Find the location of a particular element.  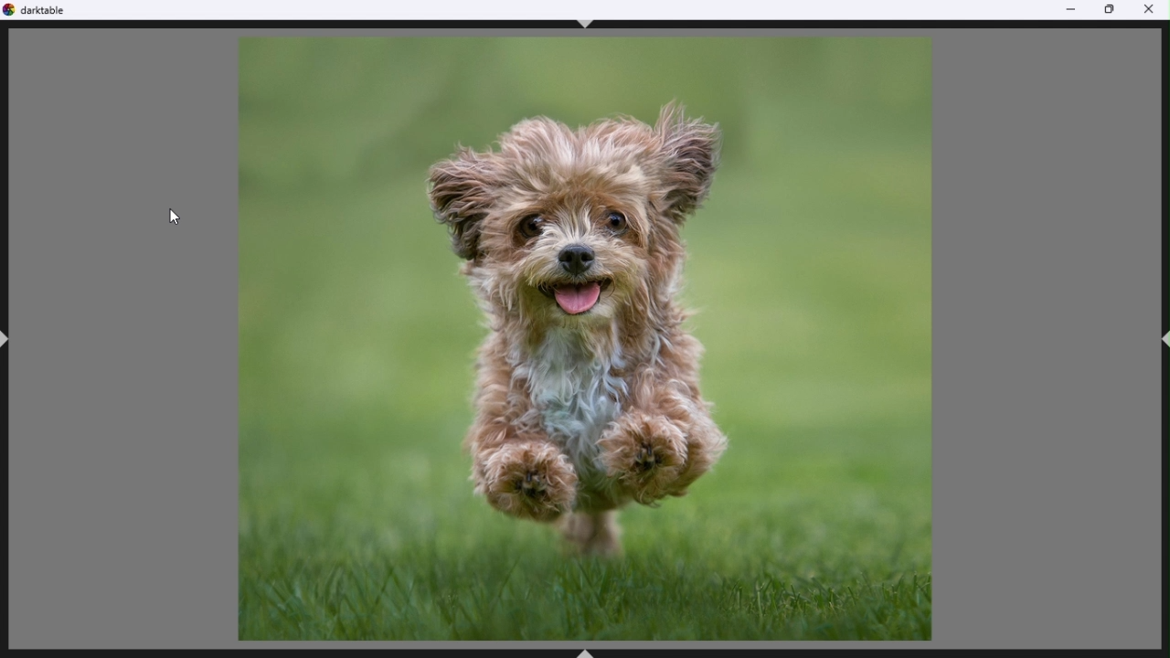

Minimise is located at coordinates (1071, 9).